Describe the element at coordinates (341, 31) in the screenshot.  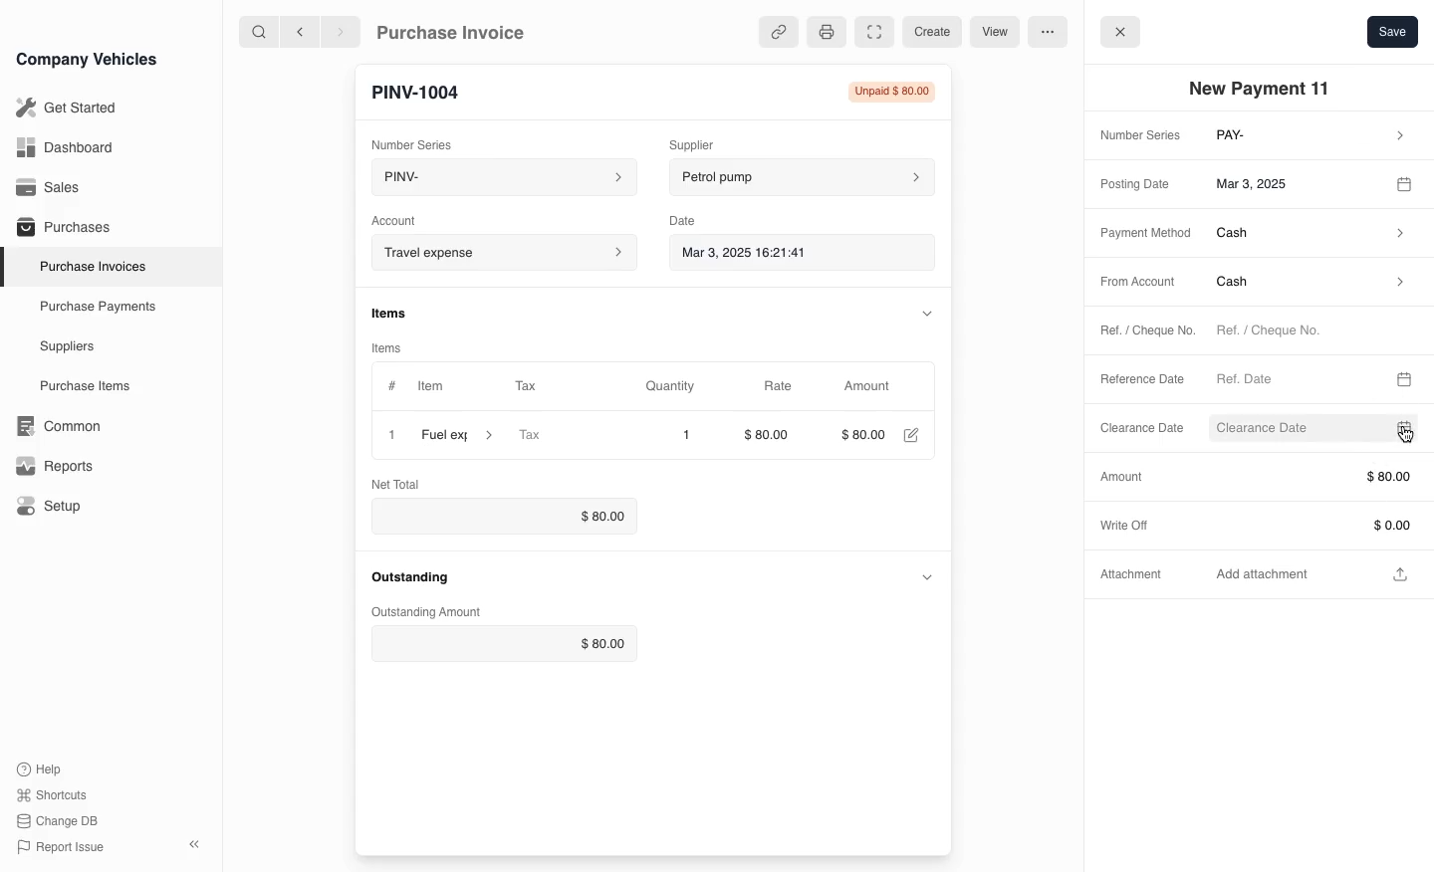
I see `next` at that location.